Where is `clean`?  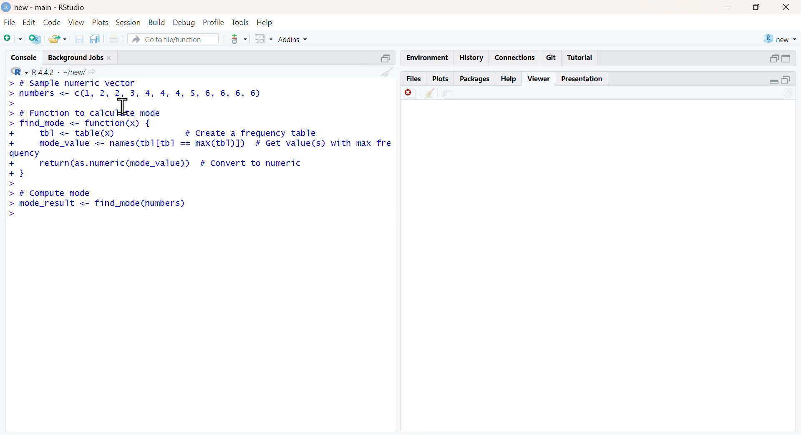
clean is located at coordinates (432, 92).